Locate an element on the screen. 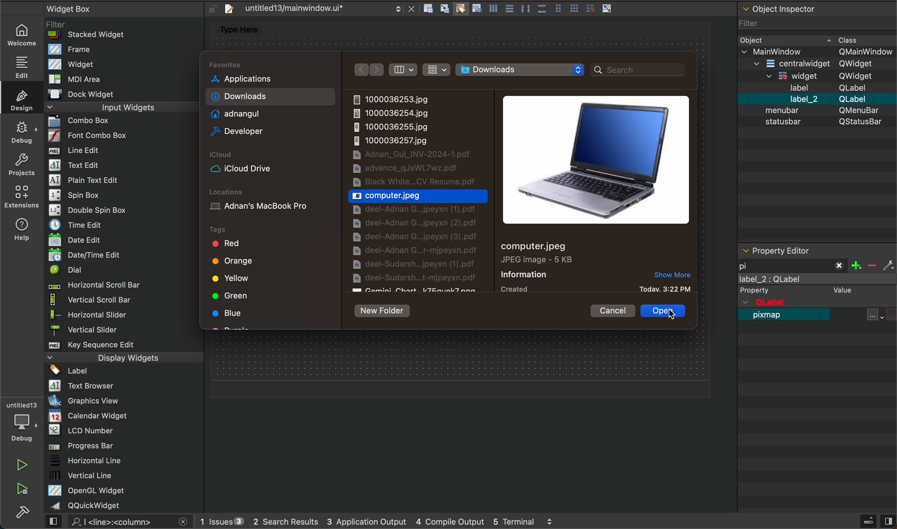  run is located at coordinates (21, 464).